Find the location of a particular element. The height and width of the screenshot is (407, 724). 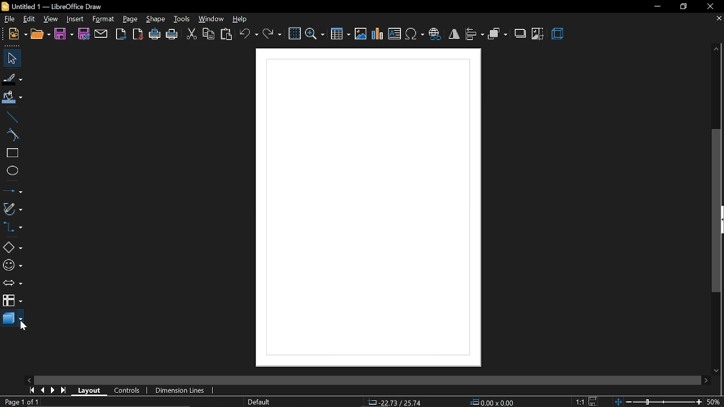

undo is located at coordinates (250, 35).